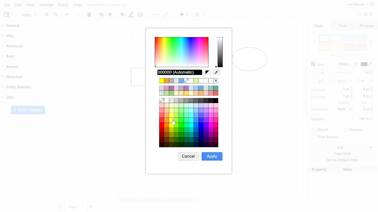 This screenshot has width=378, height=212. I want to click on Reset, so click(208, 72).